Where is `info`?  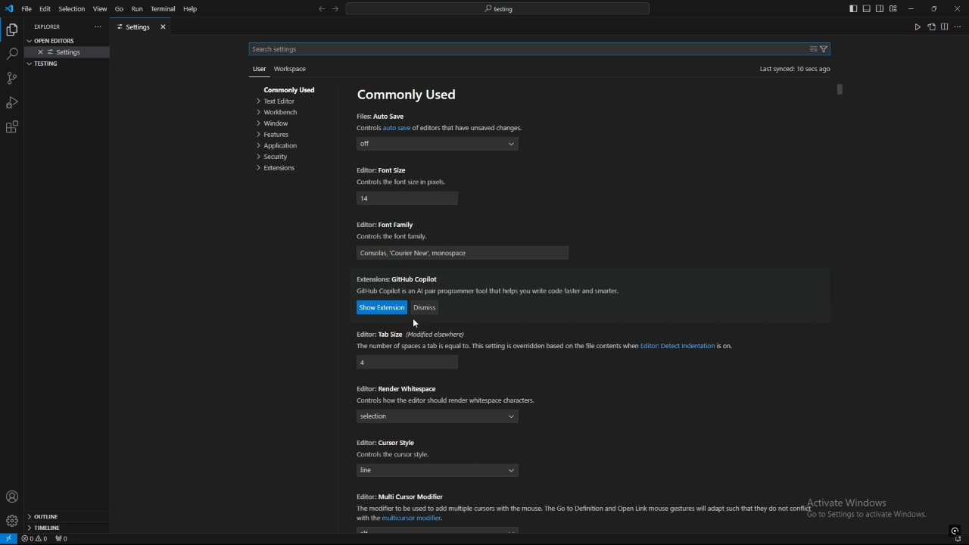
info is located at coordinates (444, 401).